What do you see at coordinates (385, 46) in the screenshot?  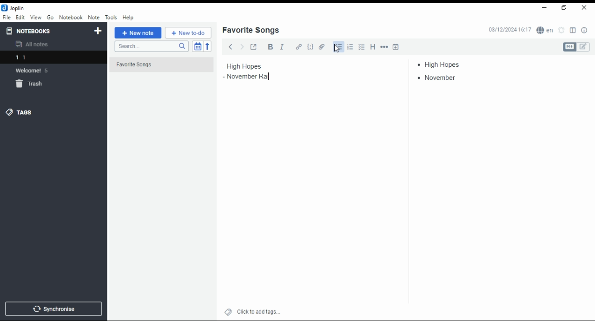 I see `horizontal rule` at bounding box center [385, 46].